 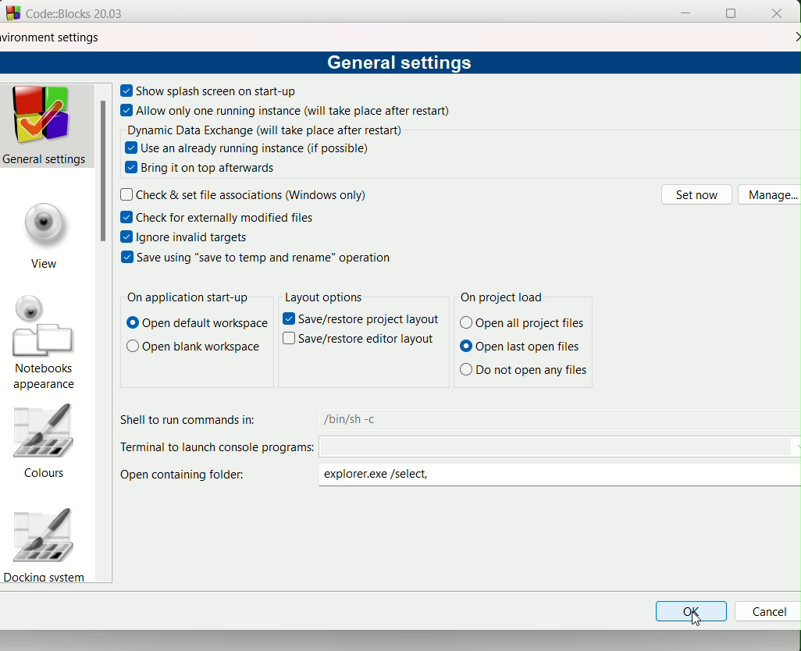 I want to click on text, so click(x=254, y=195).